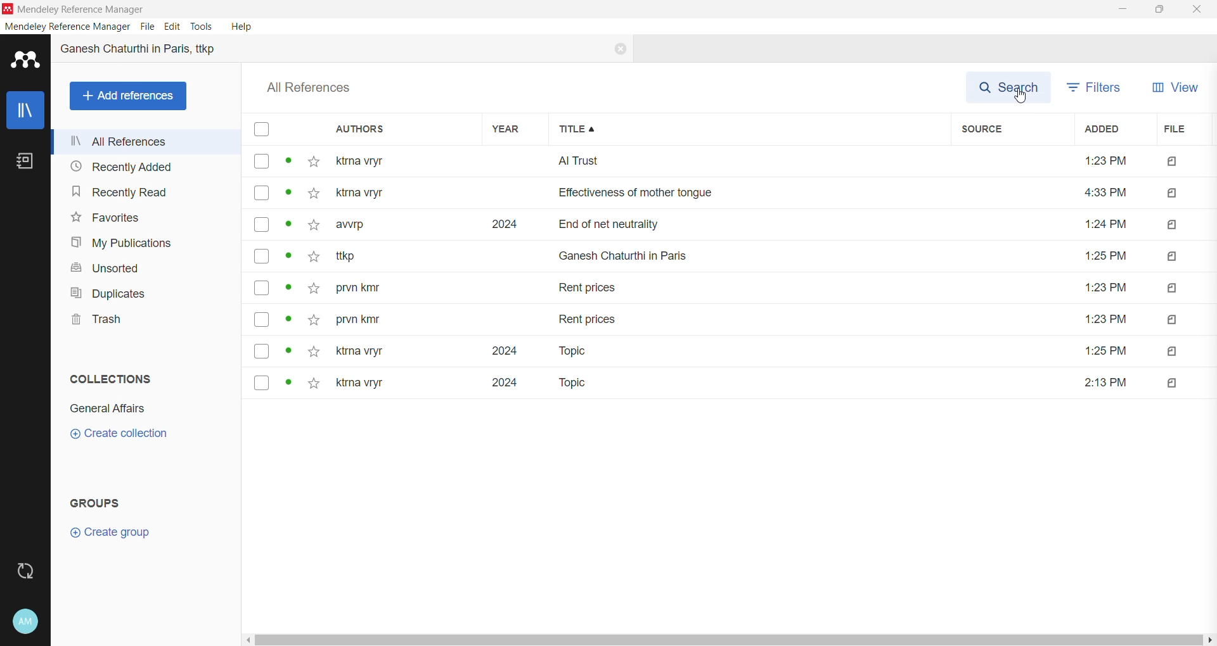 Image resolution: width=1217 pixels, height=646 pixels. I want to click on file type, so click(1174, 351).